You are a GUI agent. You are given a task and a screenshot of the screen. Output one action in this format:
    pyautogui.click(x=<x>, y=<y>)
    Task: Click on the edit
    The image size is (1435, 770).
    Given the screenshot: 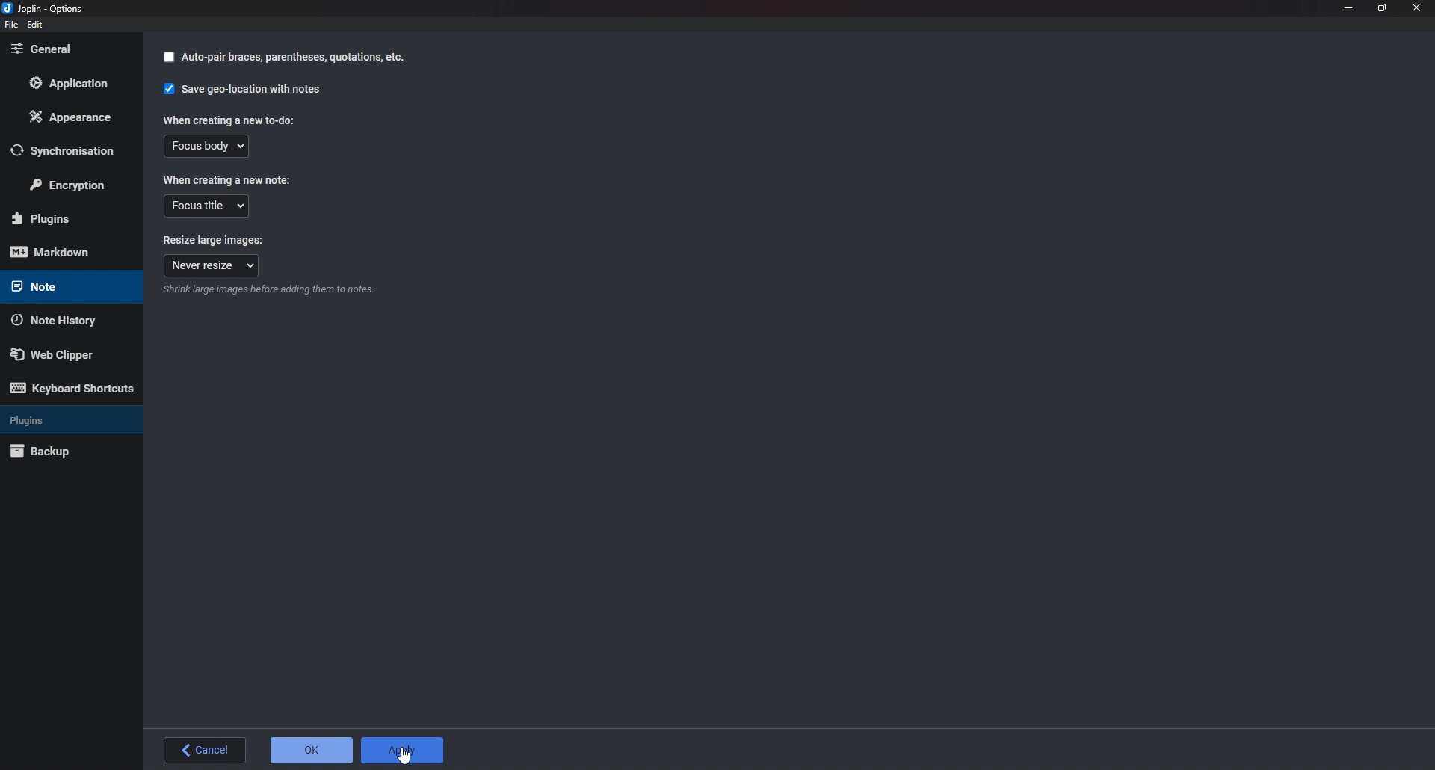 What is the action you would take?
    pyautogui.click(x=34, y=24)
    